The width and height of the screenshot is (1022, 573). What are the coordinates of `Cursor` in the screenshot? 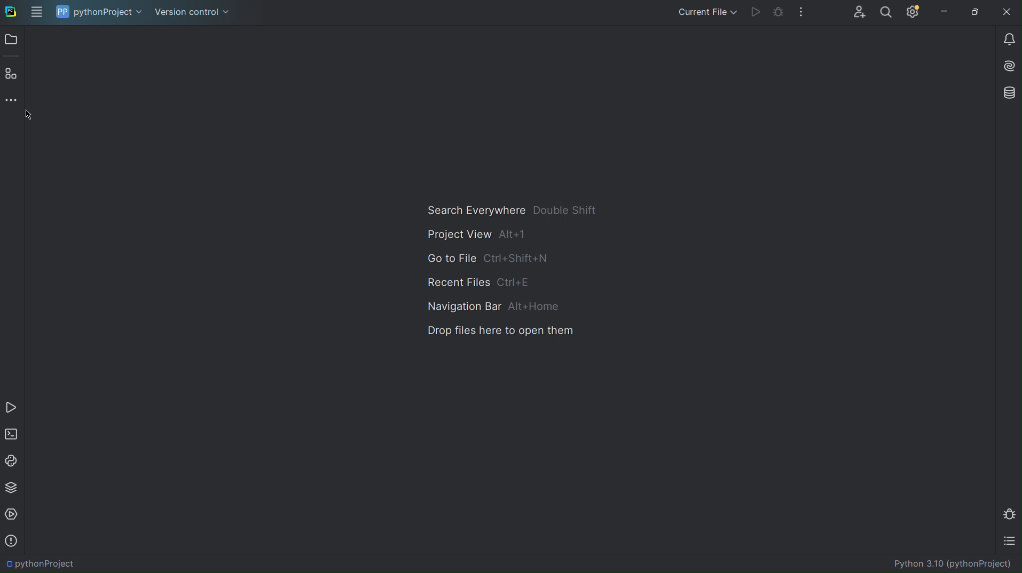 It's located at (43, 120).